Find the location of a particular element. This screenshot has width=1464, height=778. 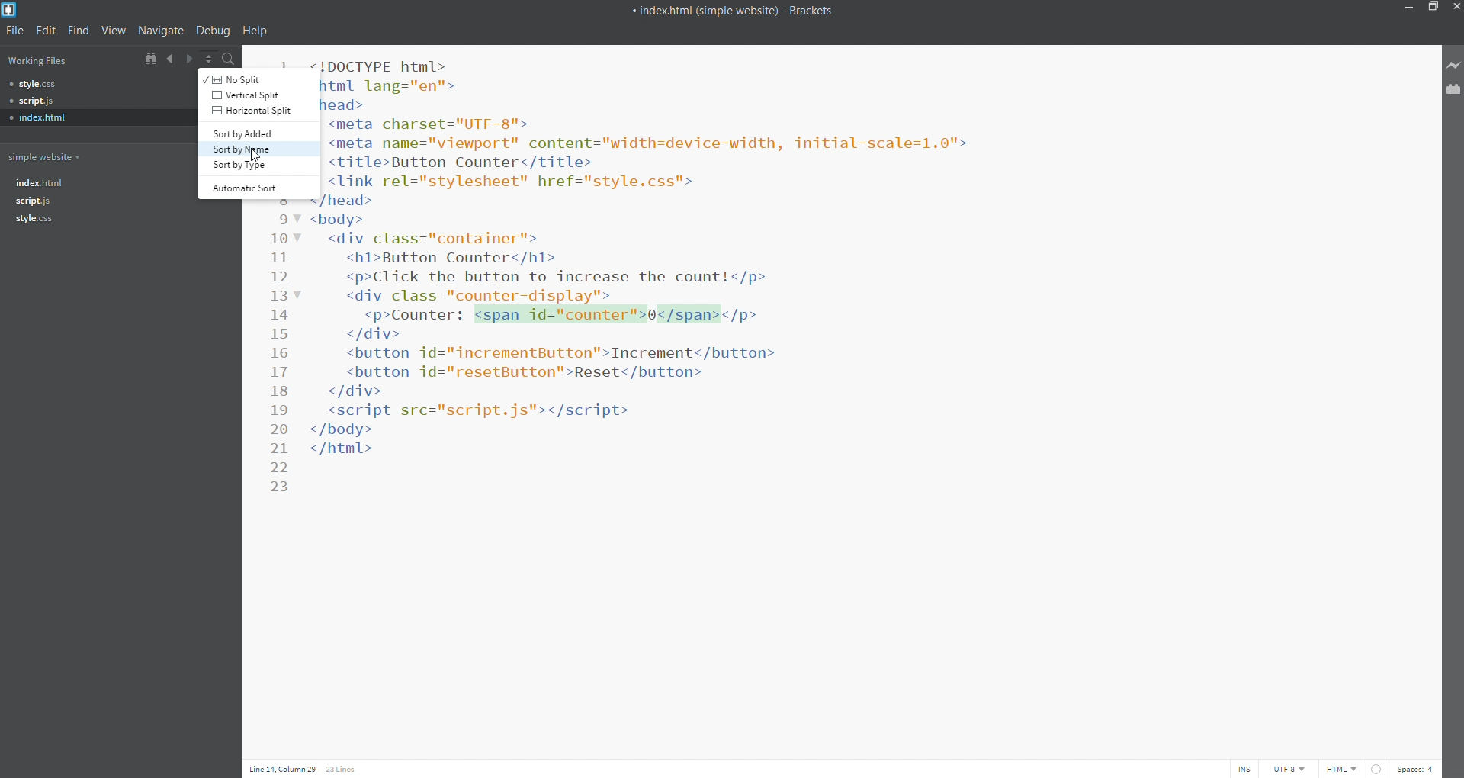

help is located at coordinates (255, 32).